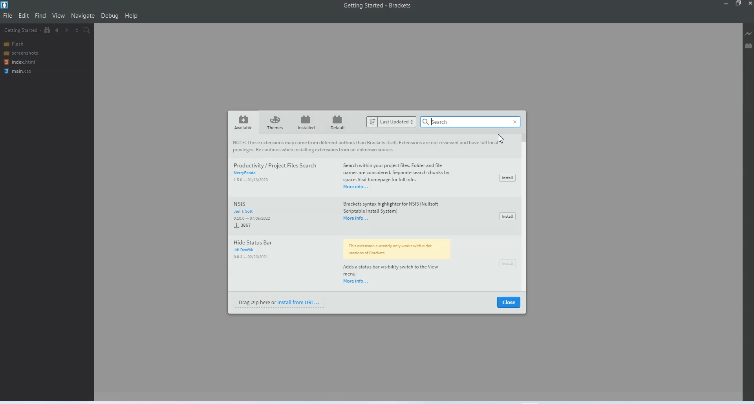 Image resolution: width=754 pixels, height=404 pixels. I want to click on Project files search, so click(275, 165).